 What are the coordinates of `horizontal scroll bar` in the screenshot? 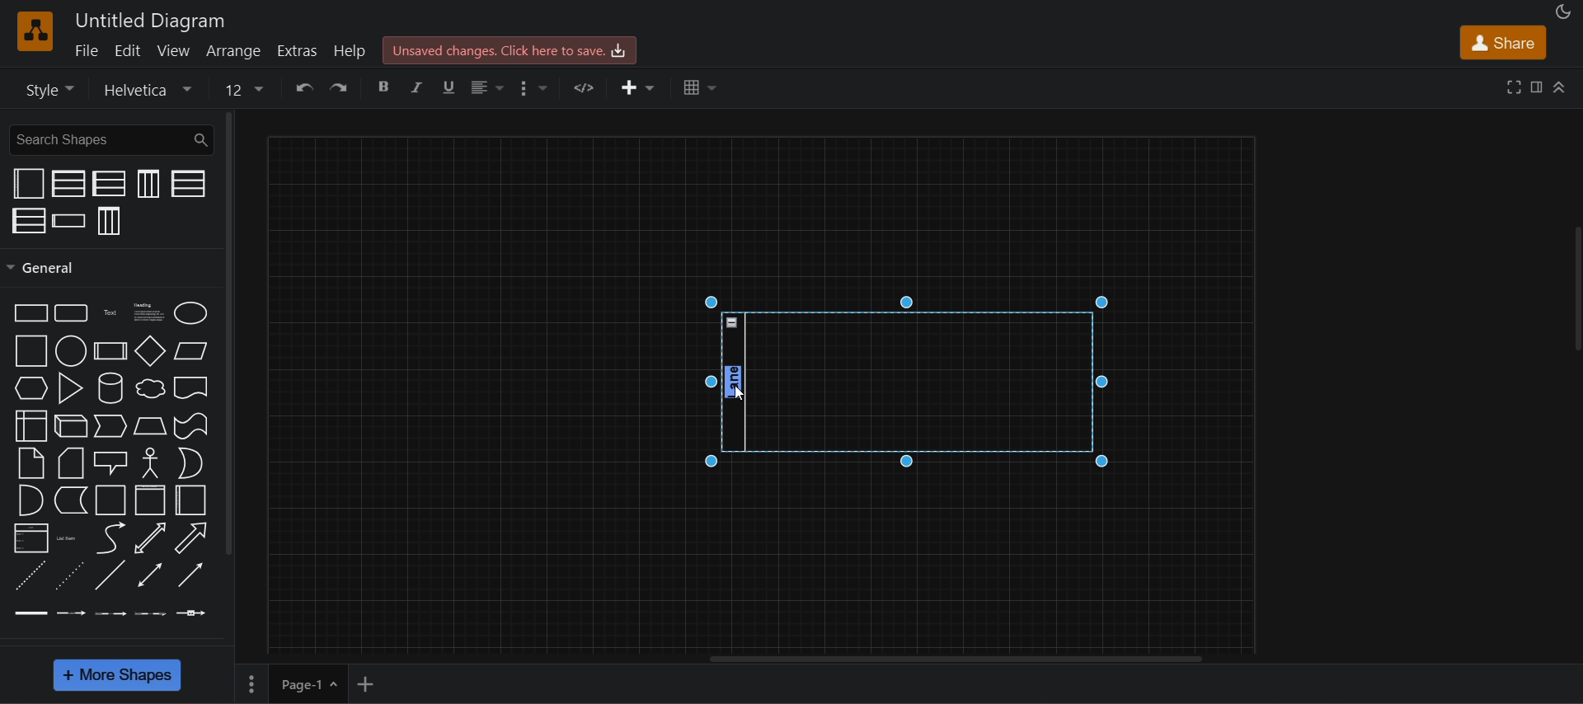 It's located at (952, 660).